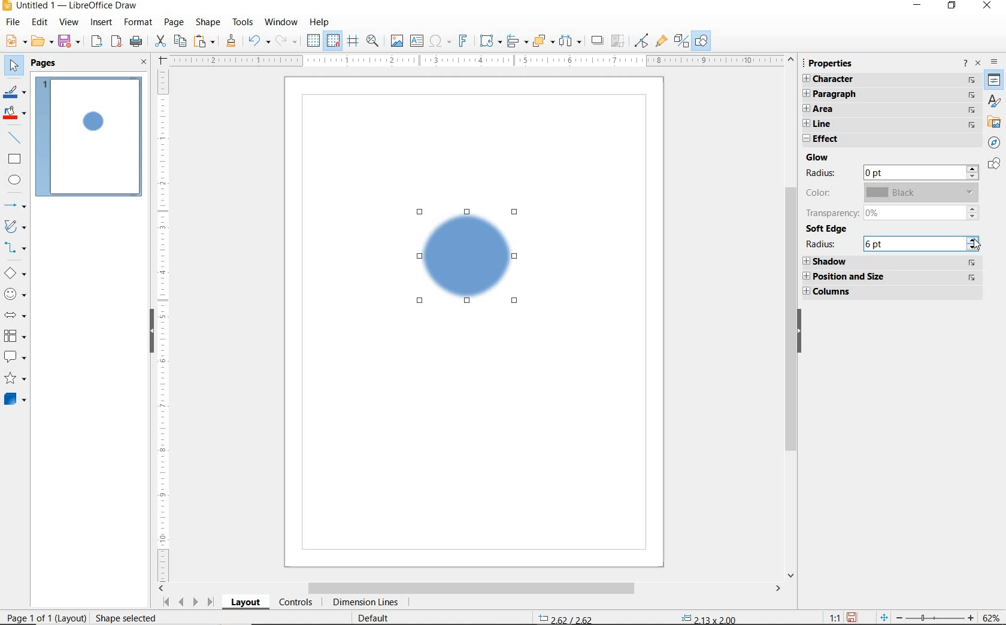 The height and width of the screenshot is (625, 1006). I want to click on EFFECT, so click(888, 139).